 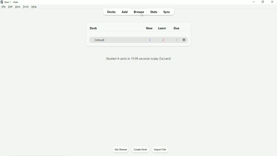 What do you see at coordinates (254, 2) in the screenshot?
I see `Minimize` at bounding box center [254, 2].